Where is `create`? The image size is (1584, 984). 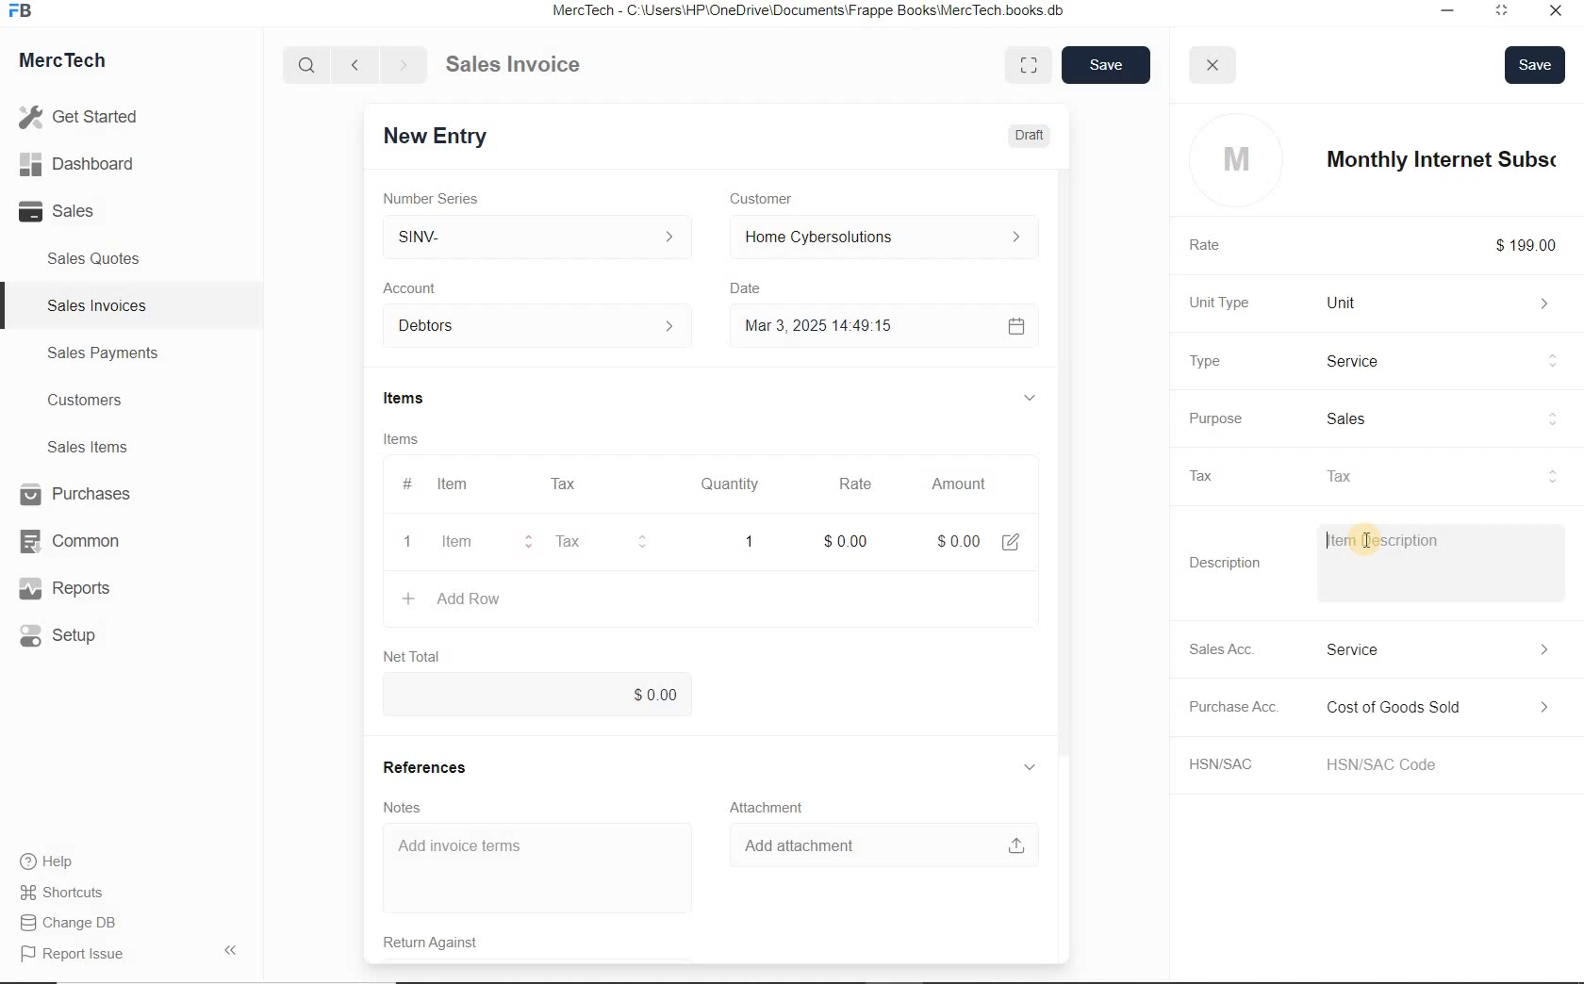 create is located at coordinates (401, 599).